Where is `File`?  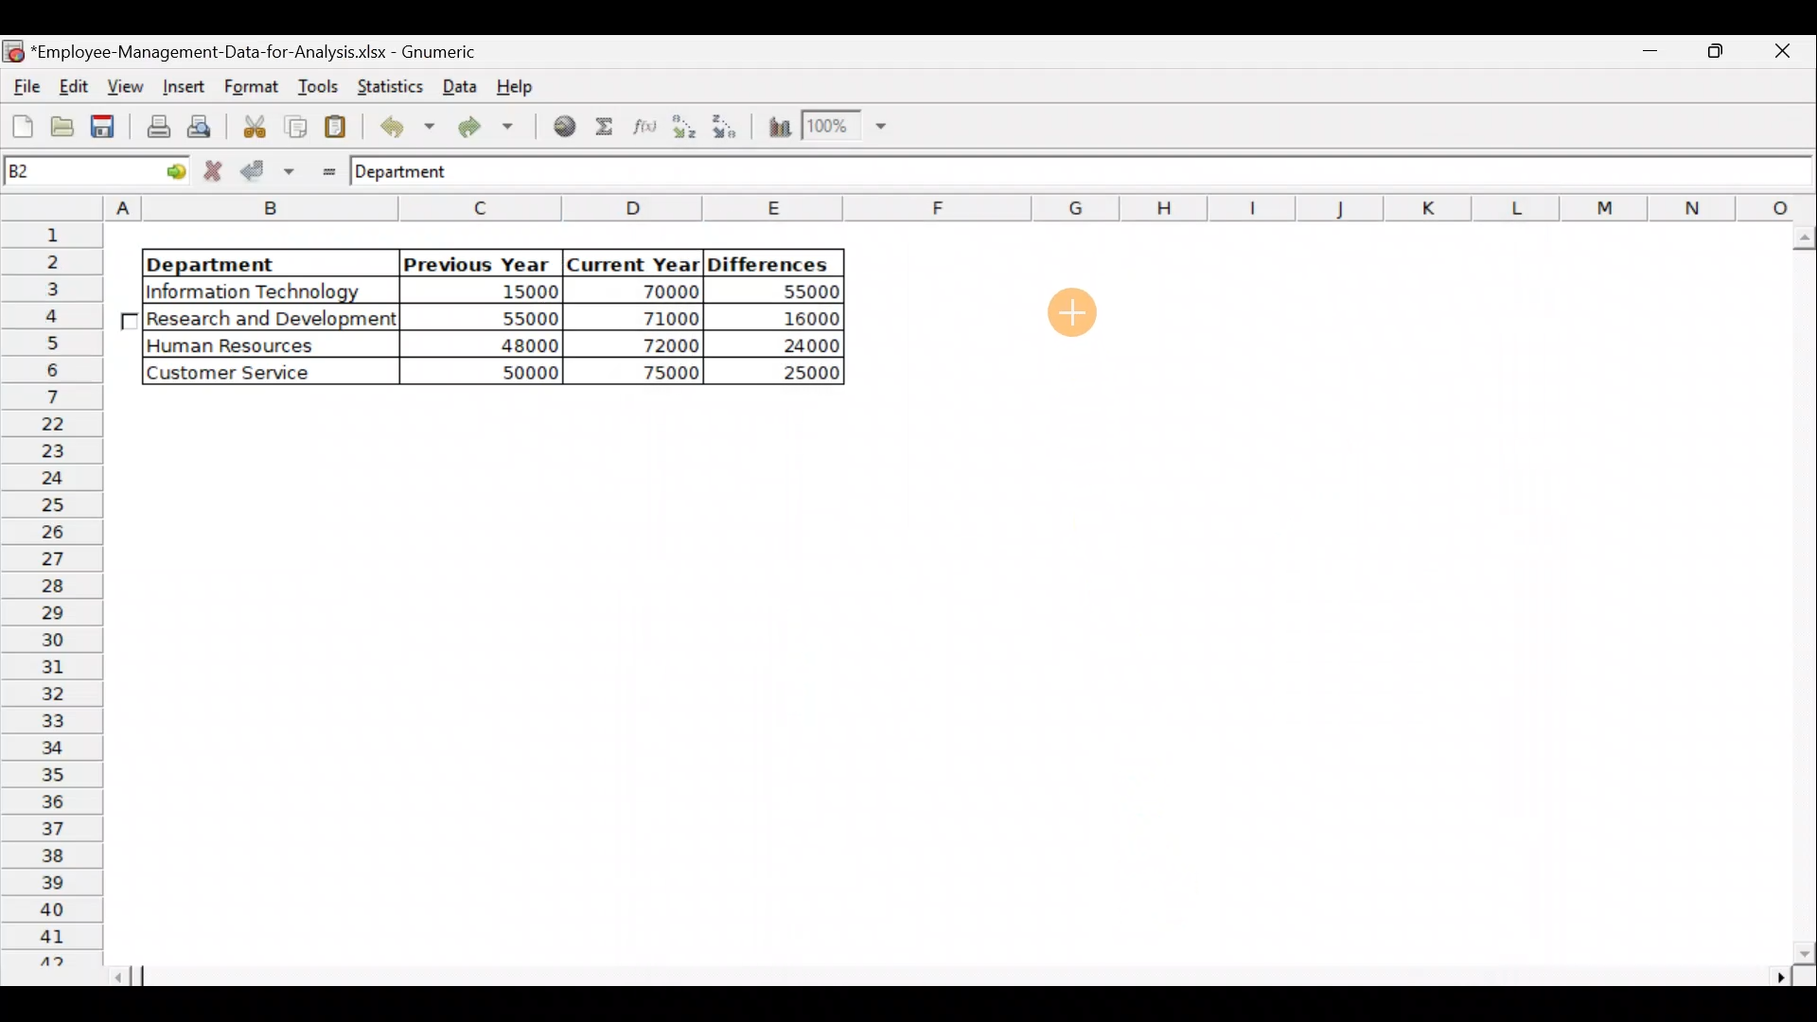
File is located at coordinates (24, 81).